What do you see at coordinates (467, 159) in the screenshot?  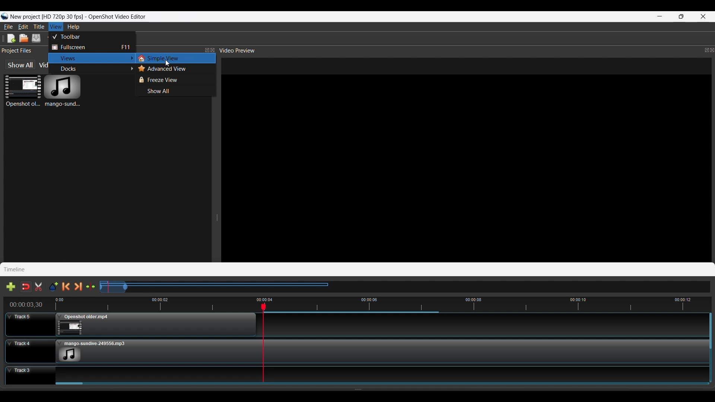 I see `File Preview` at bounding box center [467, 159].